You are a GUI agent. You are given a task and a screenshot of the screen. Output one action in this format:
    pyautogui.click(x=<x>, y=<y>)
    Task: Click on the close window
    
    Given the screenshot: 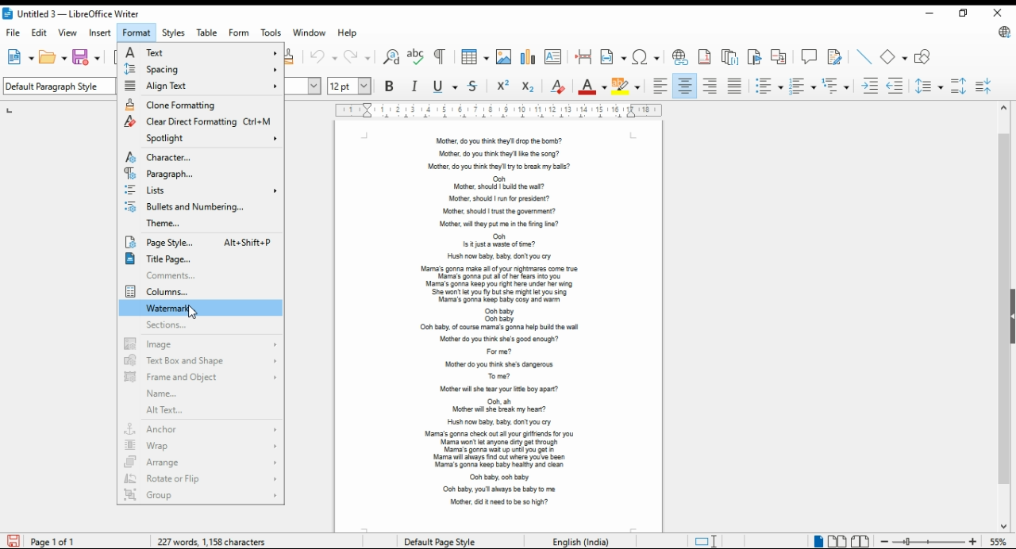 What is the action you would take?
    pyautogui.click(x=1000, y=14)
    